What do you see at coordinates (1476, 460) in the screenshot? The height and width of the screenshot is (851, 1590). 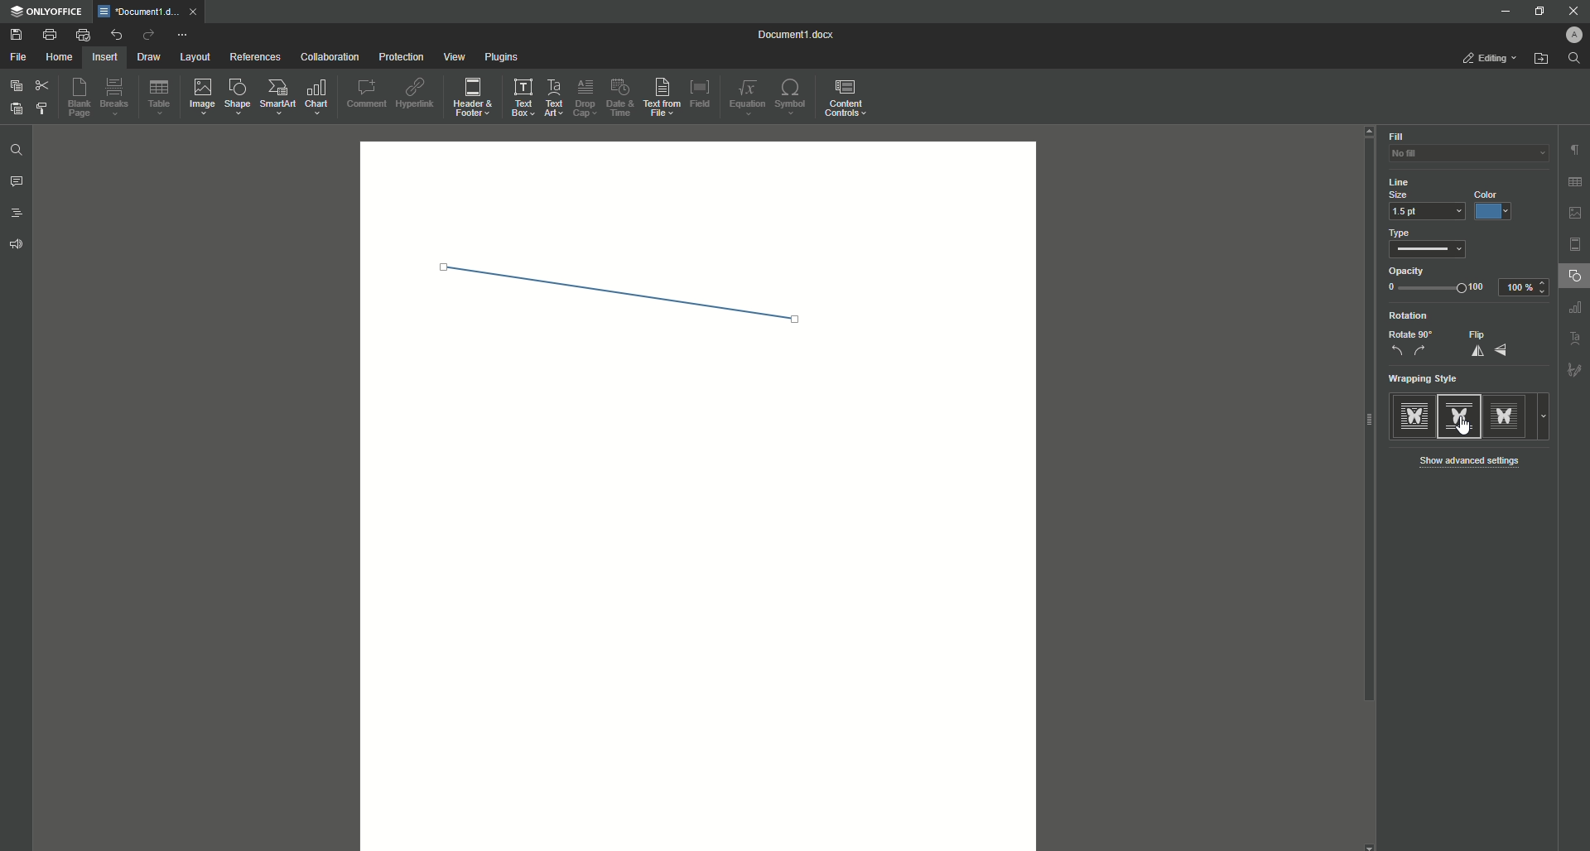 I see `Show Advanced Settings` at bounding box center [1476, 460].